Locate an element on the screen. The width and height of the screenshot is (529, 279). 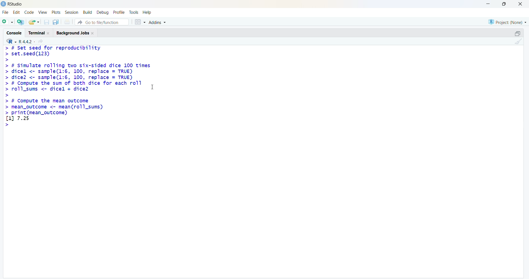
Background jobs is located at coordinates (72, 34).